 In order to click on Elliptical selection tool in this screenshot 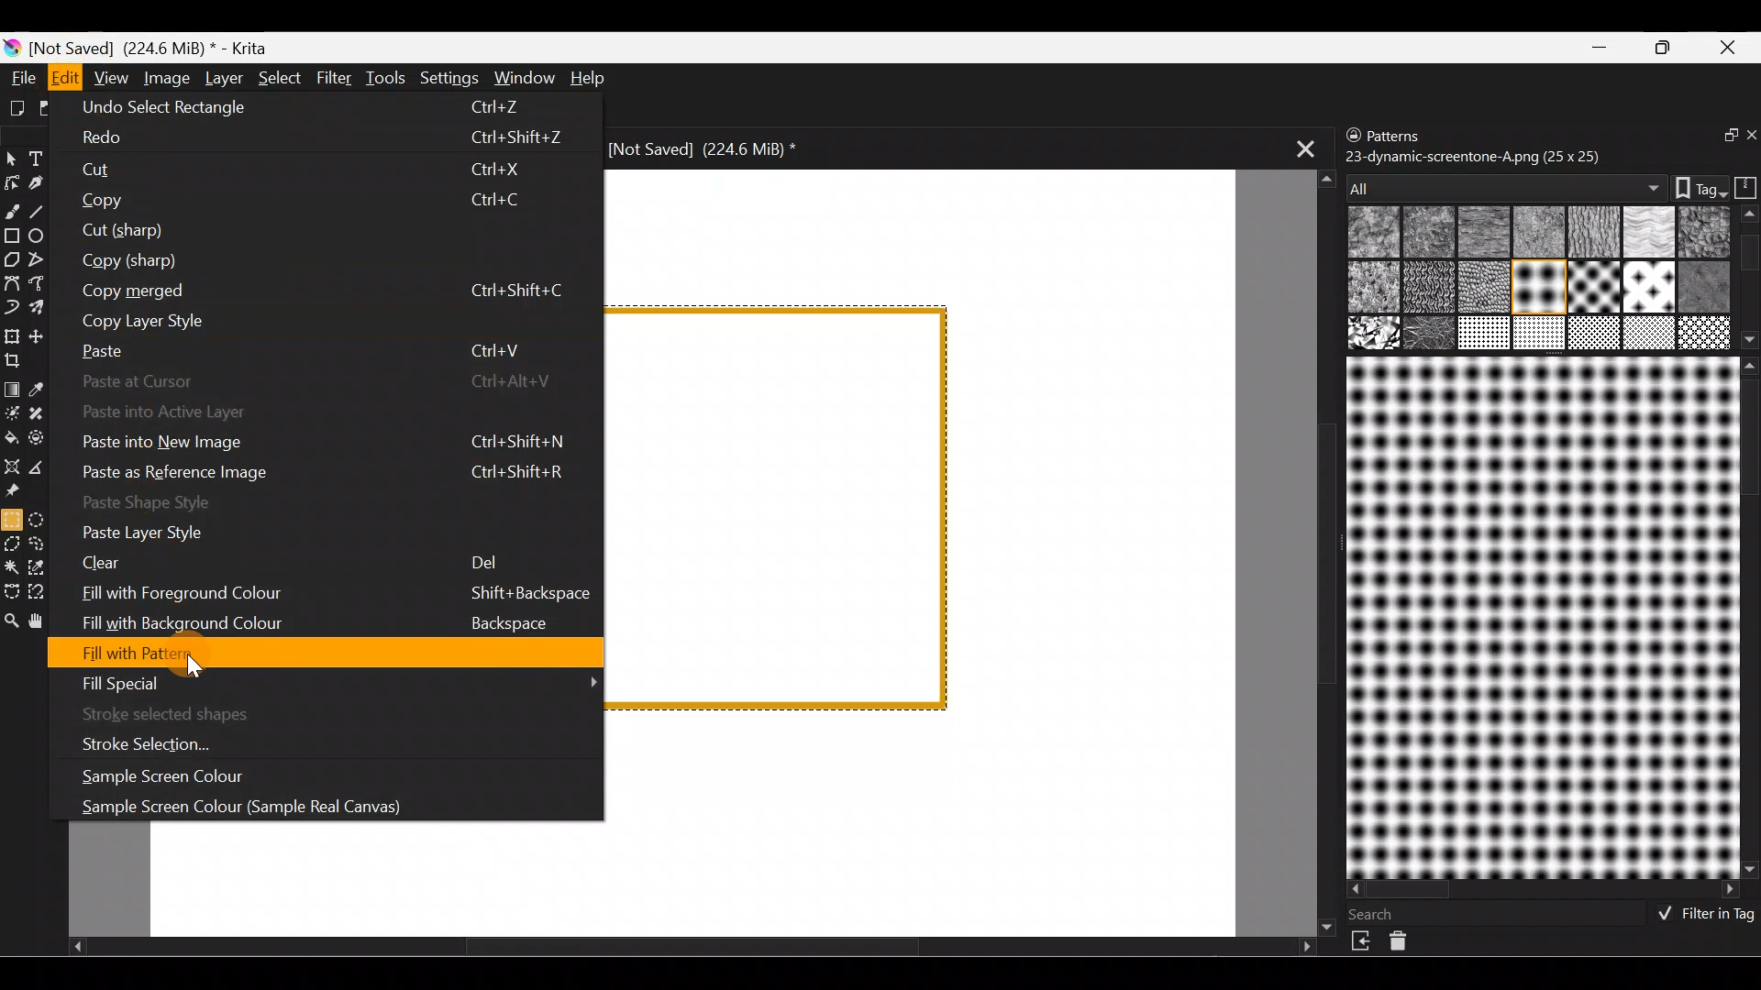, I will do `click(42, 519)`.